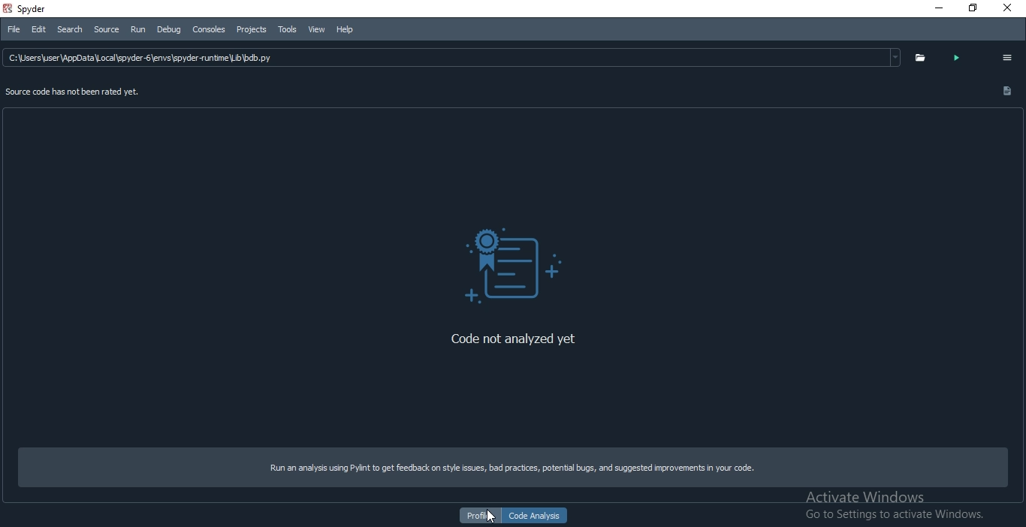  Describe the element at coordinates (496, 517) in the screenshot. I see `cursor on profile` at that location.